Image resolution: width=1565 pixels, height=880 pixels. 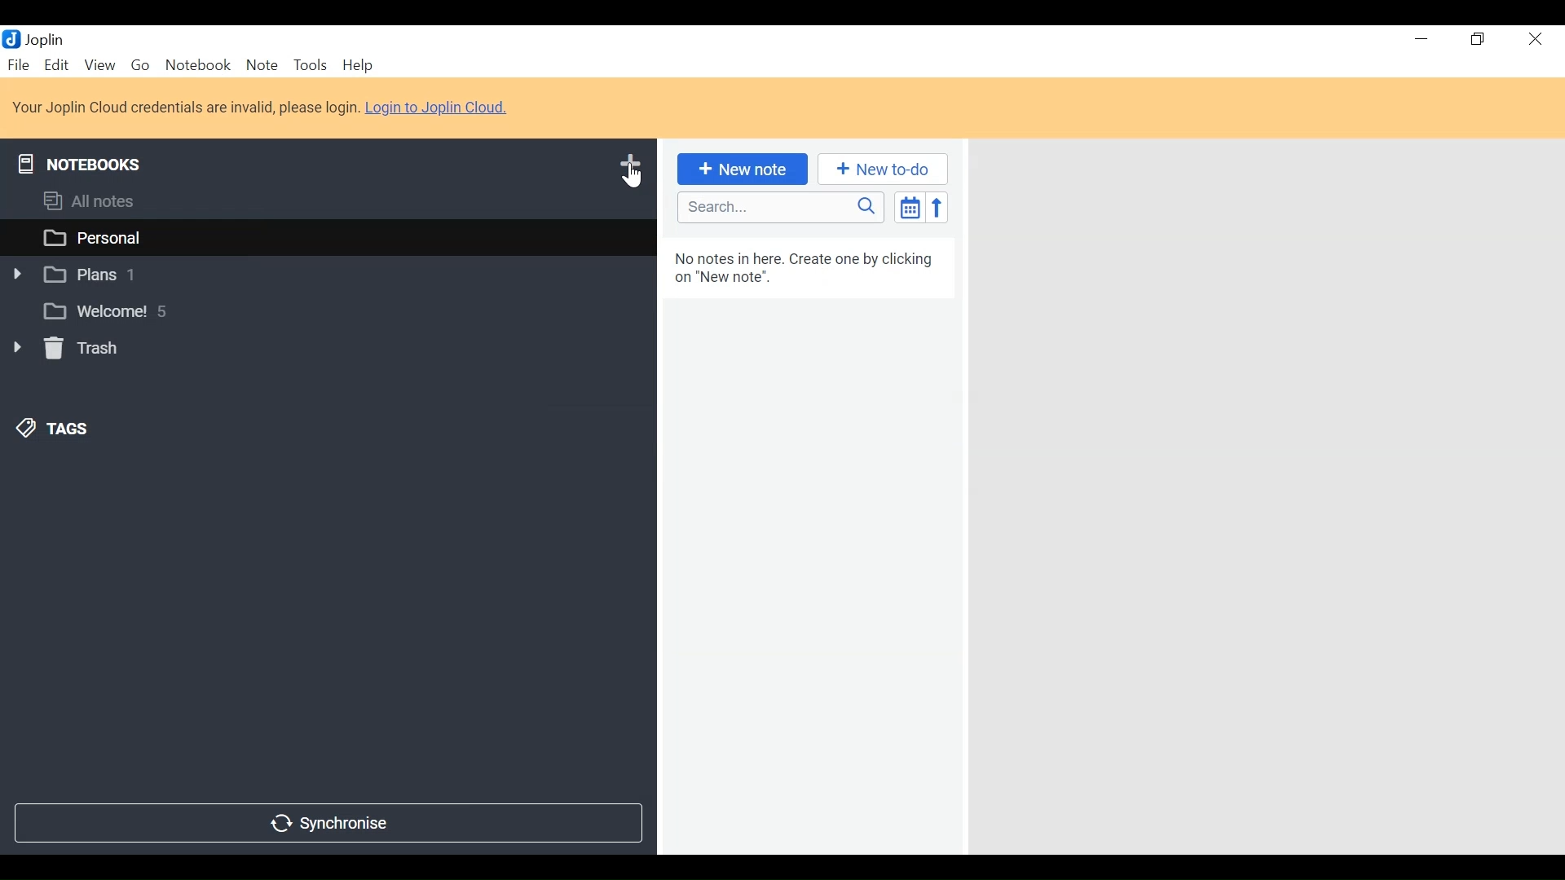 What do you see at coordinates (55, 64) in the screenshot?
I see `Edit` at bounding box center [55, 64].